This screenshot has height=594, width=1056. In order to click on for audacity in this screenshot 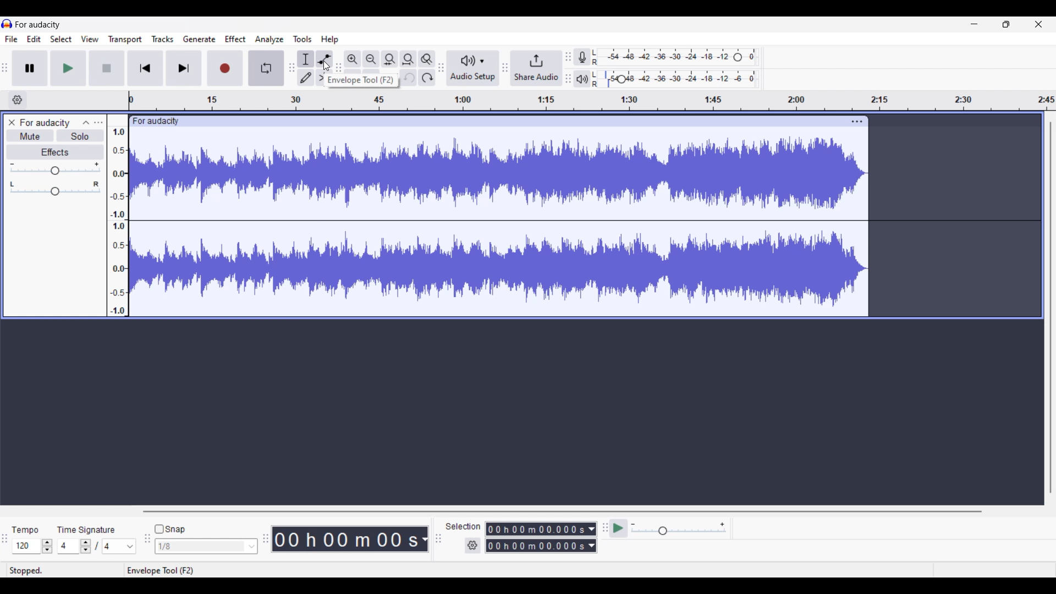, I will do `click(156, 122)`.